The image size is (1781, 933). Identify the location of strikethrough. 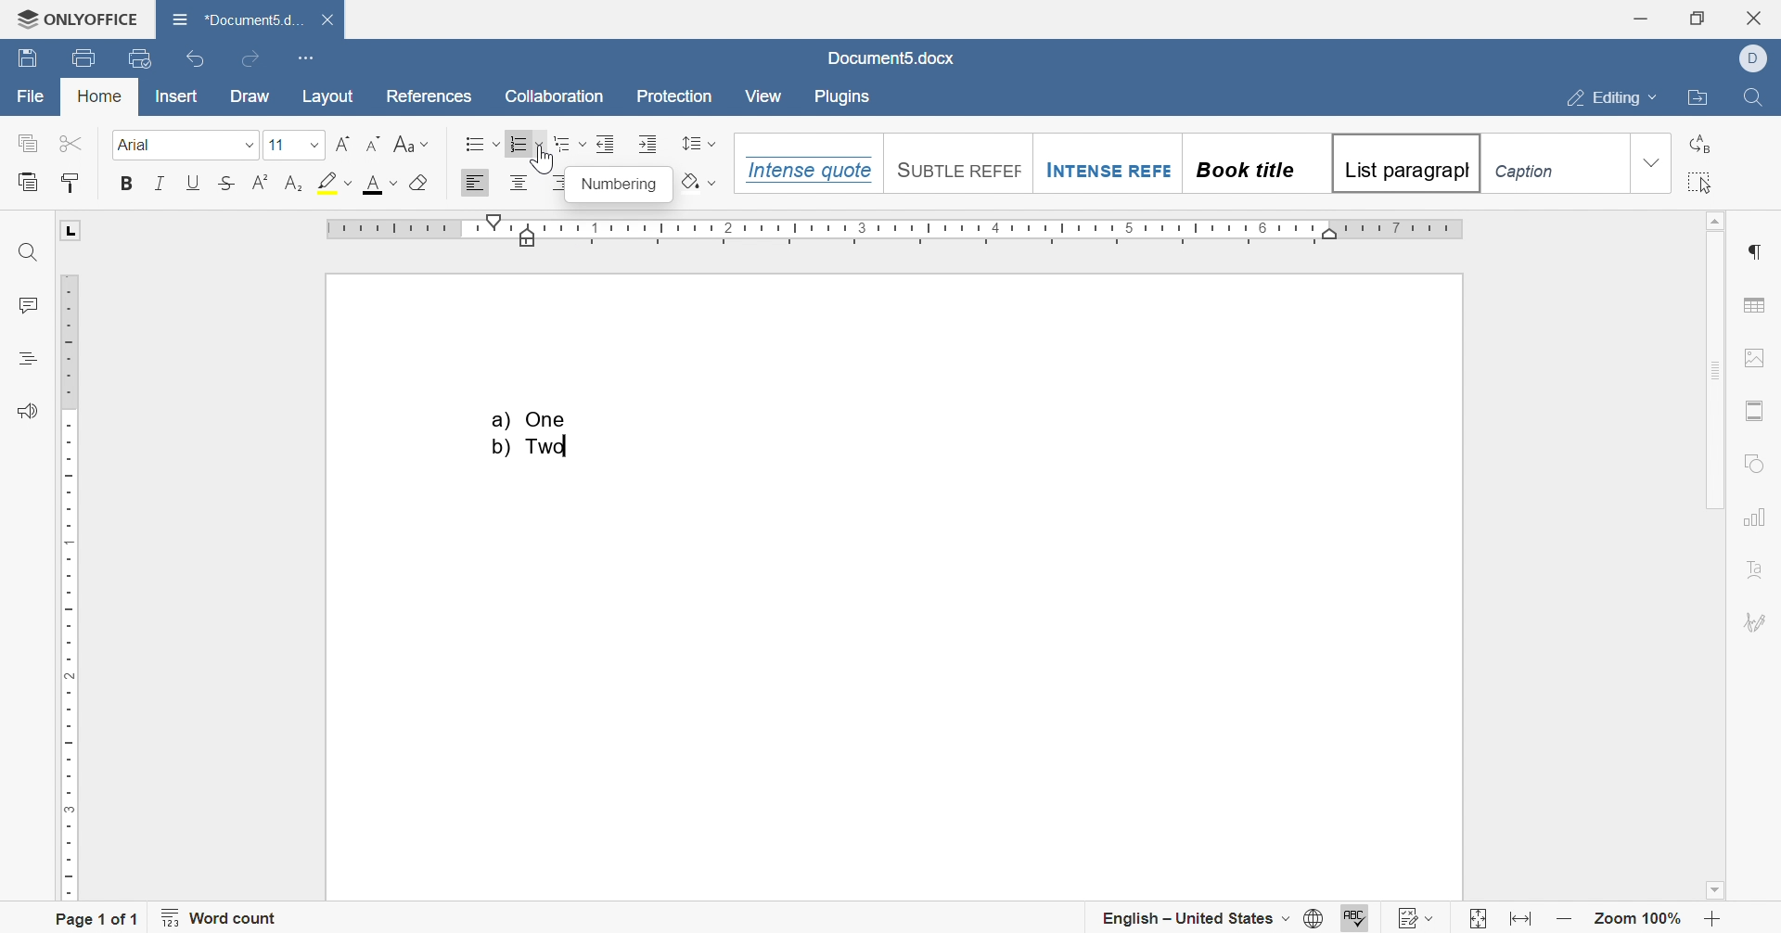
(225, 183).